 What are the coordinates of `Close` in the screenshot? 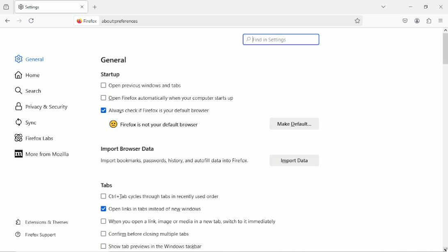 It's located at (82, 7).